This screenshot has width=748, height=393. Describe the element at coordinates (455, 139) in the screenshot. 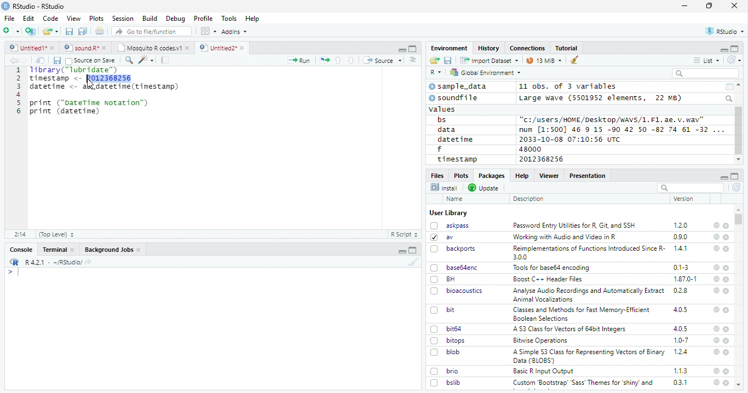

I see `datetime` at that location.